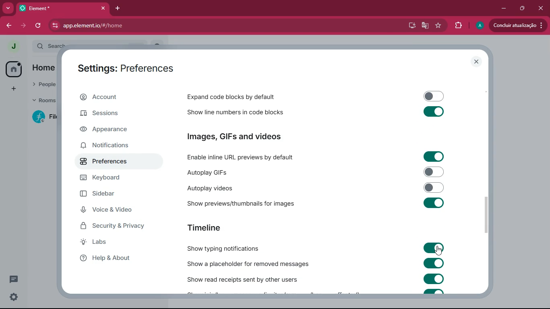  What do you see at coordinates (243, 171) in the screenshot?
I see `autoplay GIFs` at bounding box center [243, 171].